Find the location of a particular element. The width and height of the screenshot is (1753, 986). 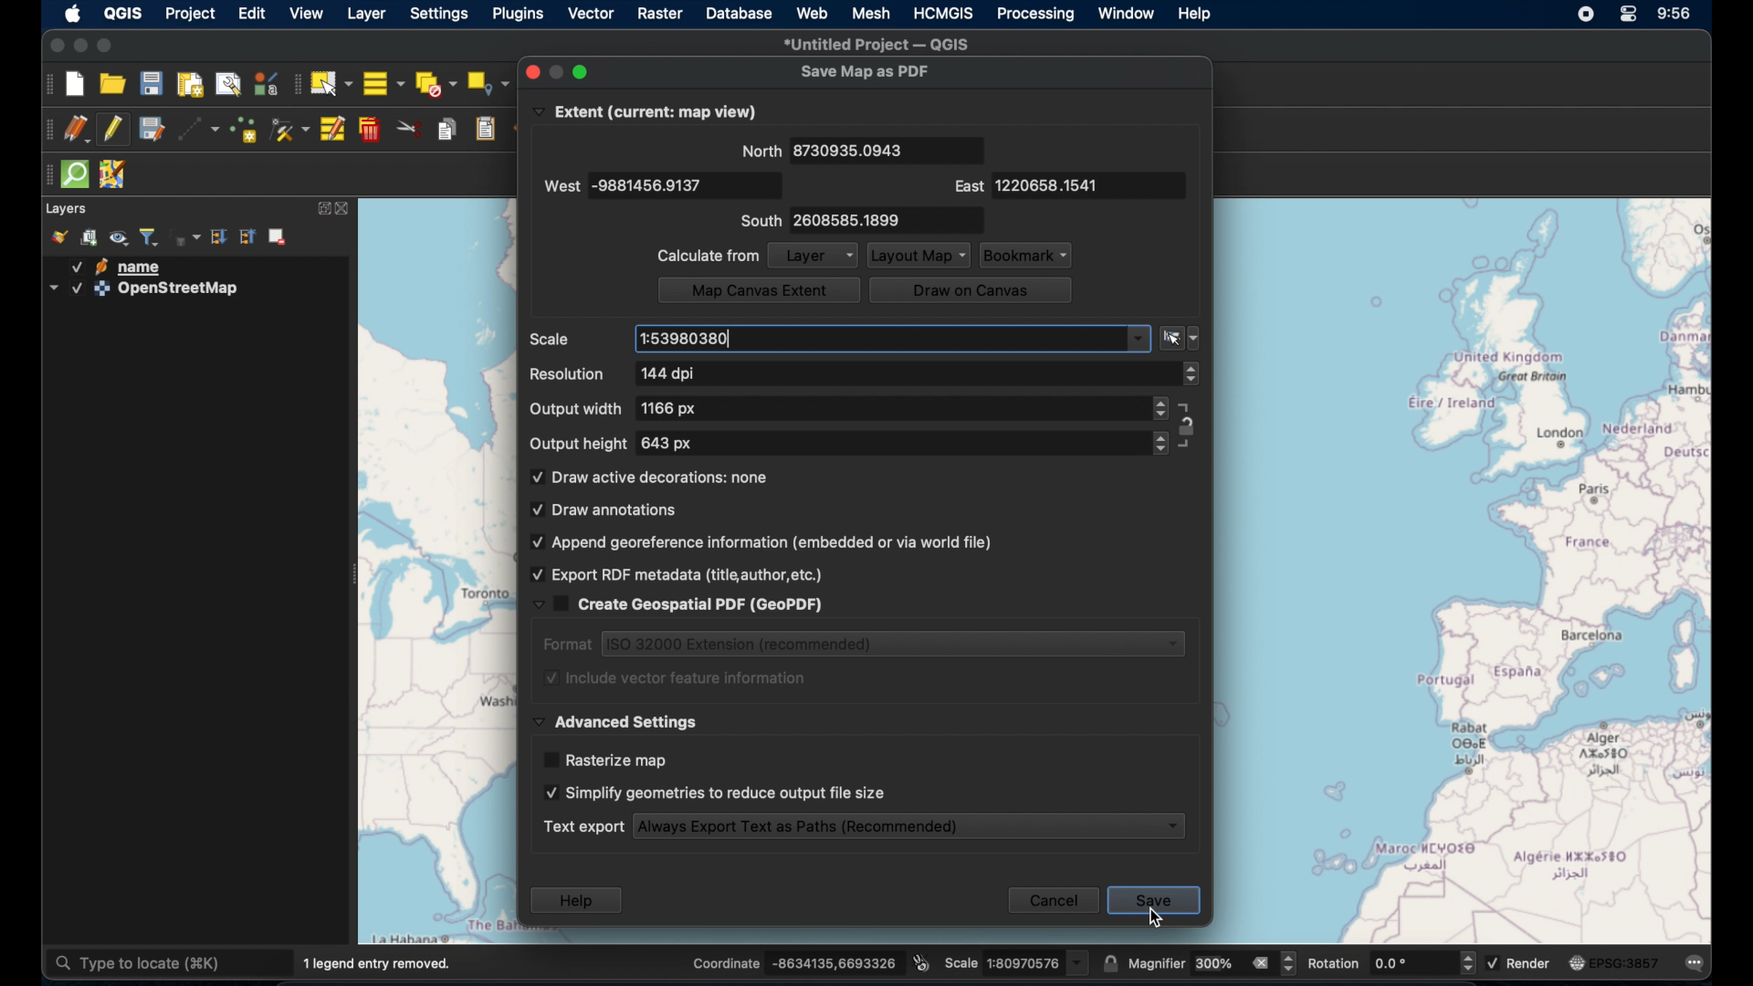

new project is located at coordinates (77, 86).